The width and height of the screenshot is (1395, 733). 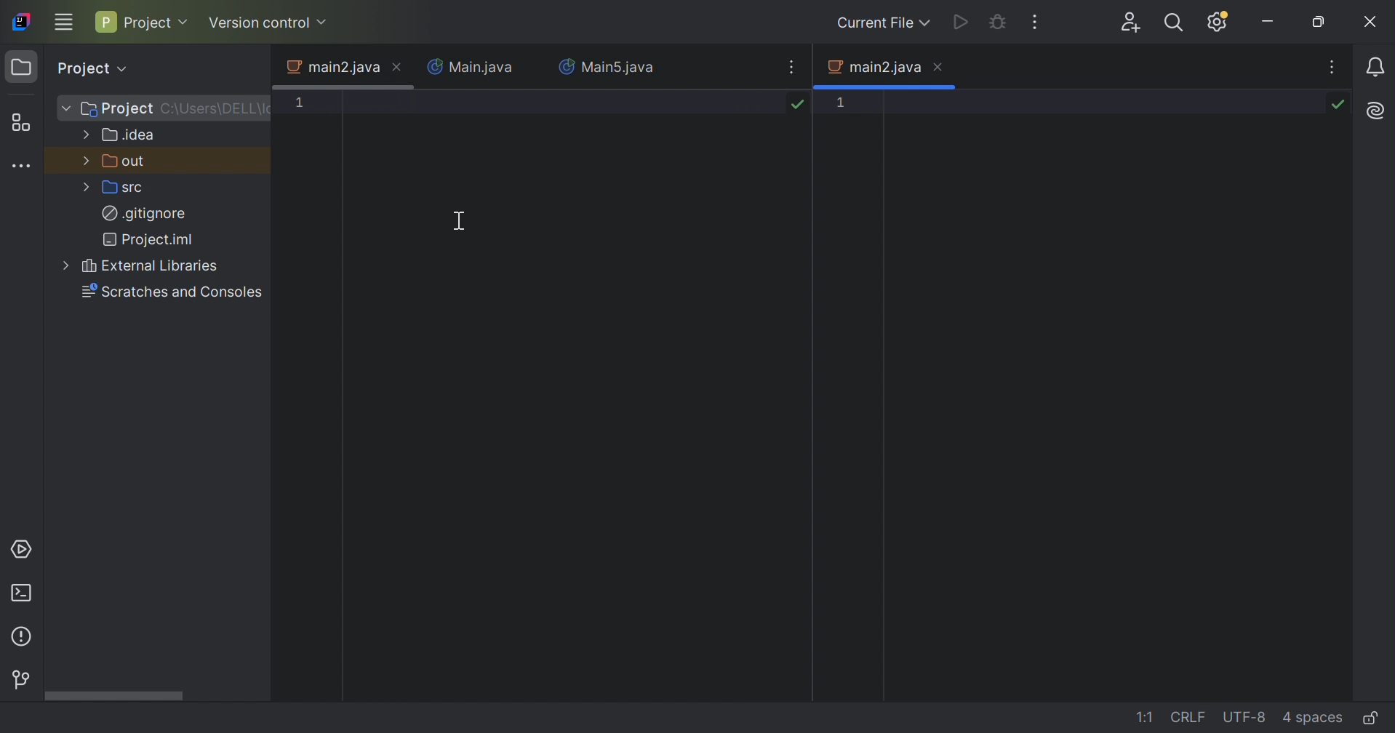 I want to click on Project icon, so click(x=21, y=68).